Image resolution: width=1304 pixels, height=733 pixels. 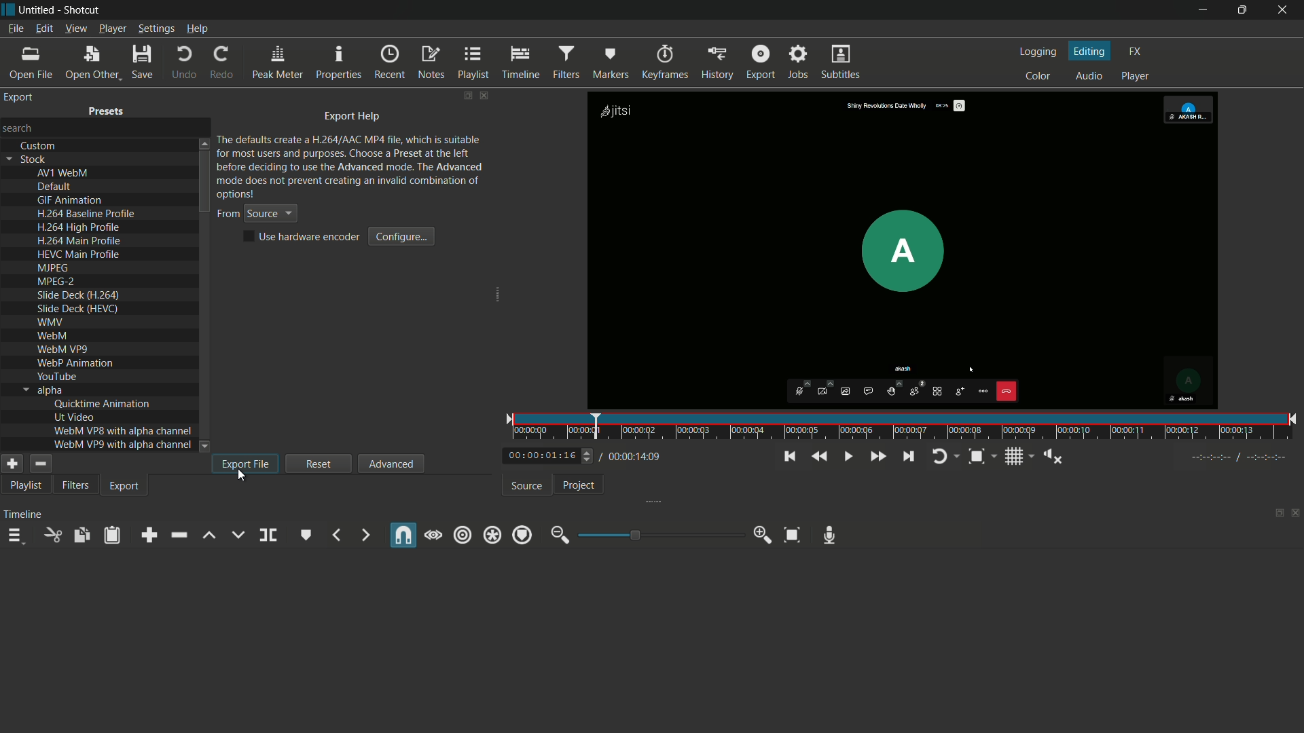 What do you see at coordinates (877, 457) in the screenshot?
I see `play quickly forward` at bounding box center [877, 457].